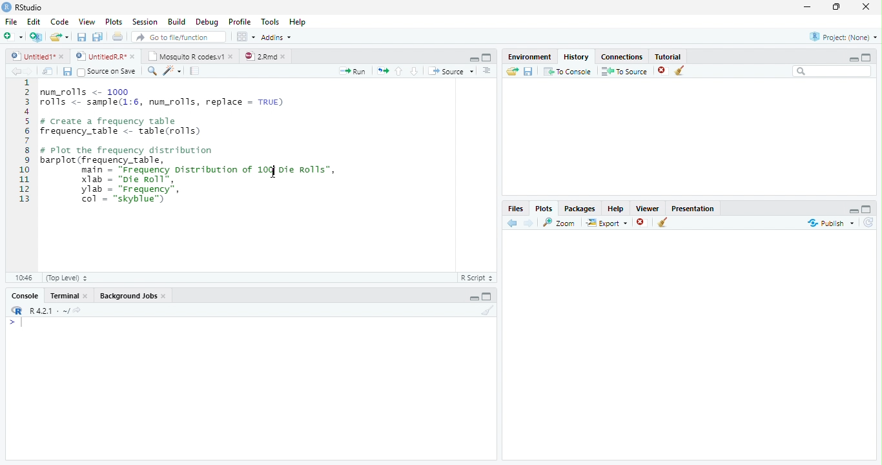 The image size is (882, 465). Describe the element at coordinates (61, 20) in the screenshot. I see `Code` at that location.